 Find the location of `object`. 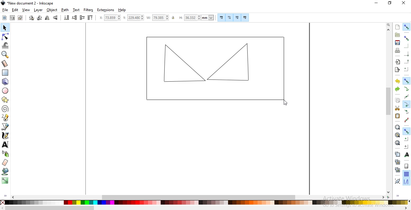

object is located at coordinates (52, 10).